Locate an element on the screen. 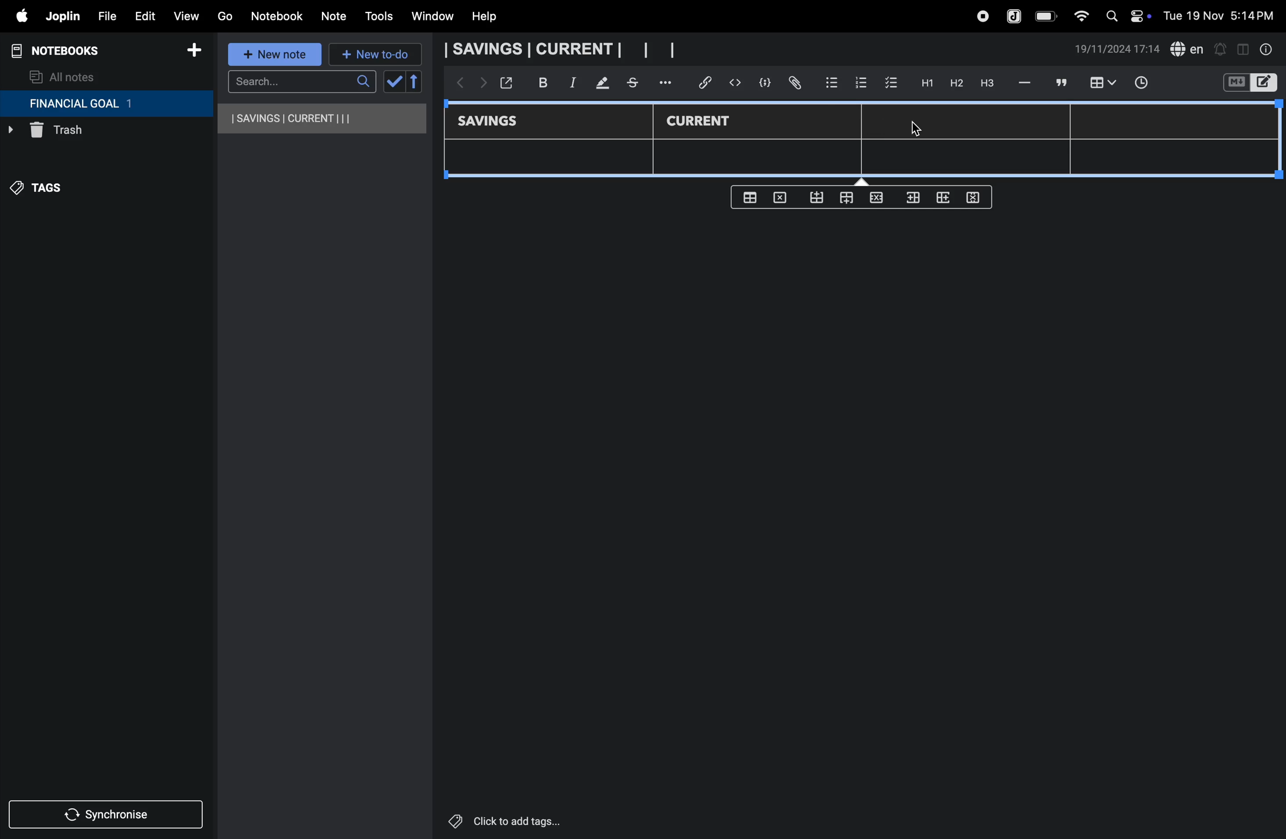  trash is located at coordinates (84, 133).